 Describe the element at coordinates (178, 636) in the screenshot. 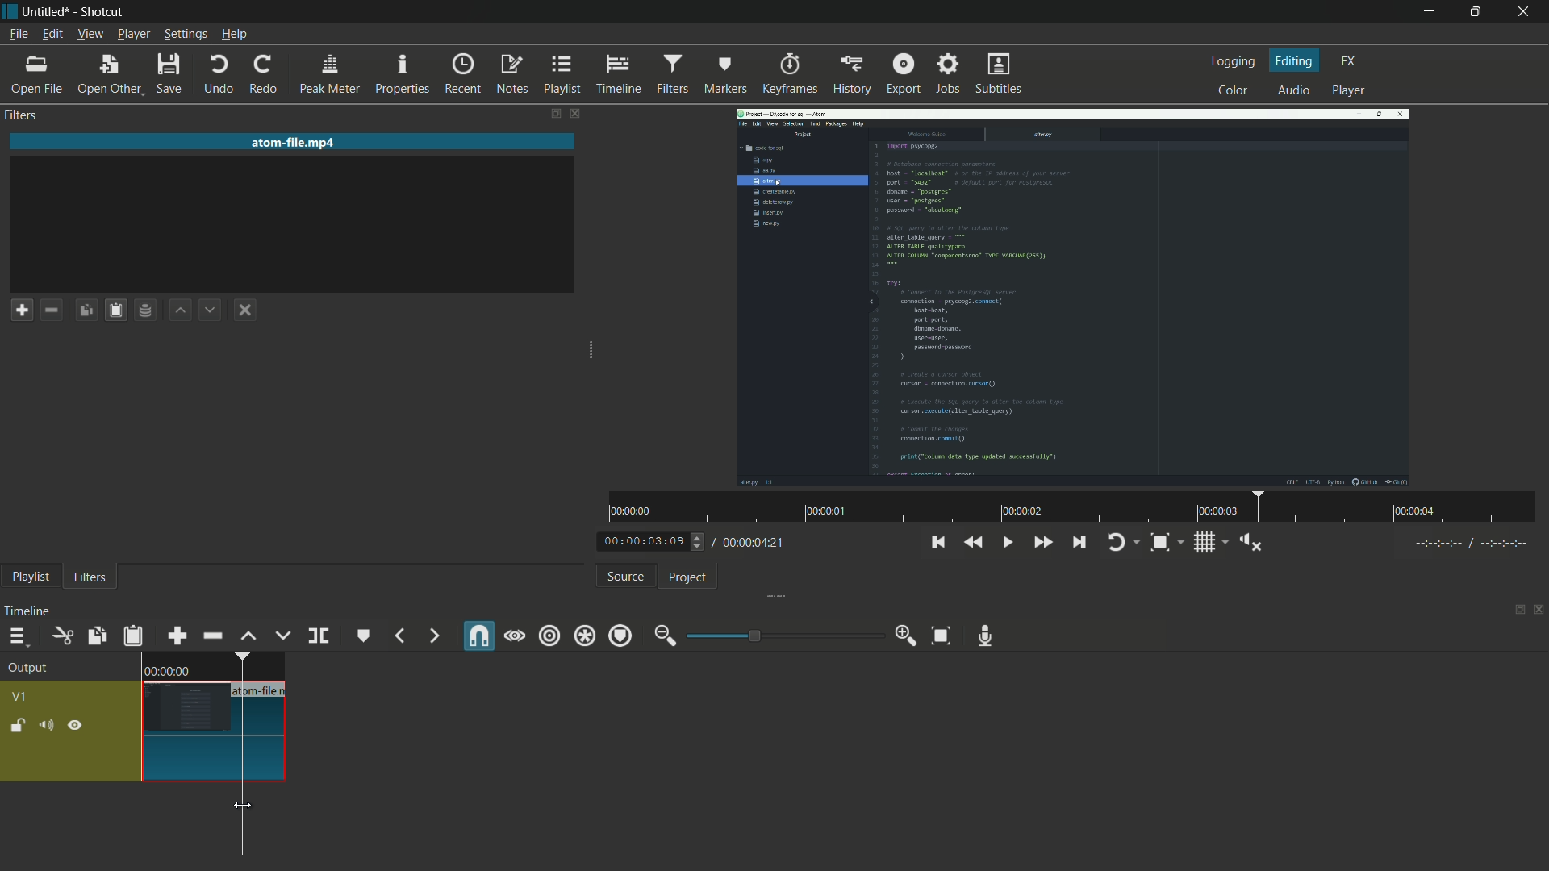

I see `append` at that location.